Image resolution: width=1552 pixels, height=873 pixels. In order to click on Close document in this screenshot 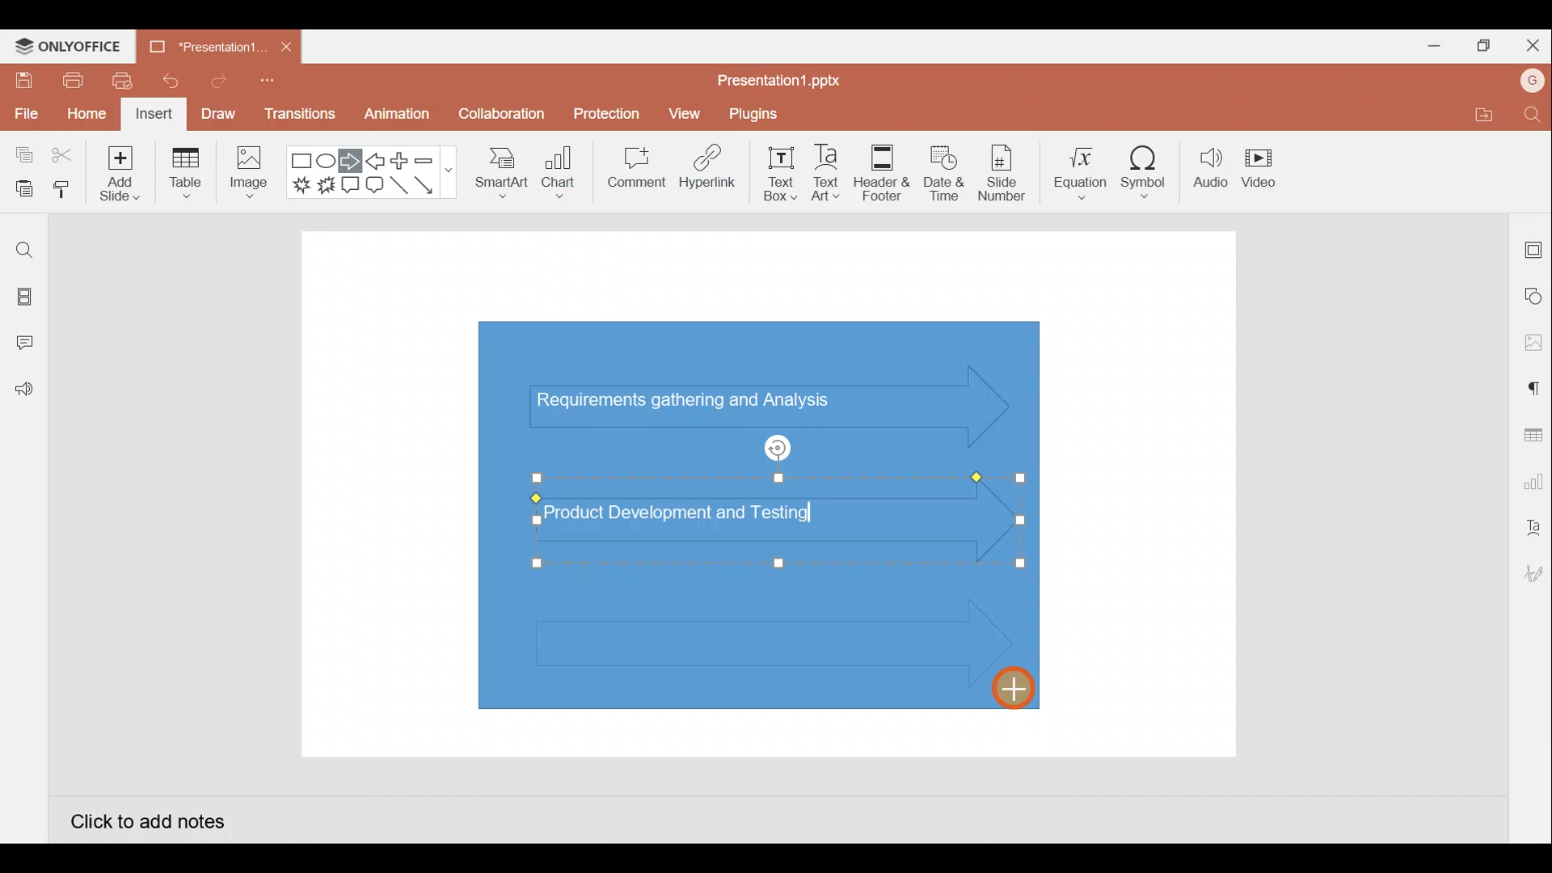, I will do `click(286, 43)`.